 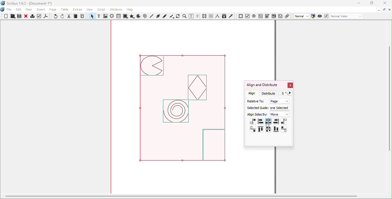 I want to click on Extras, so click(x=78, y=9).